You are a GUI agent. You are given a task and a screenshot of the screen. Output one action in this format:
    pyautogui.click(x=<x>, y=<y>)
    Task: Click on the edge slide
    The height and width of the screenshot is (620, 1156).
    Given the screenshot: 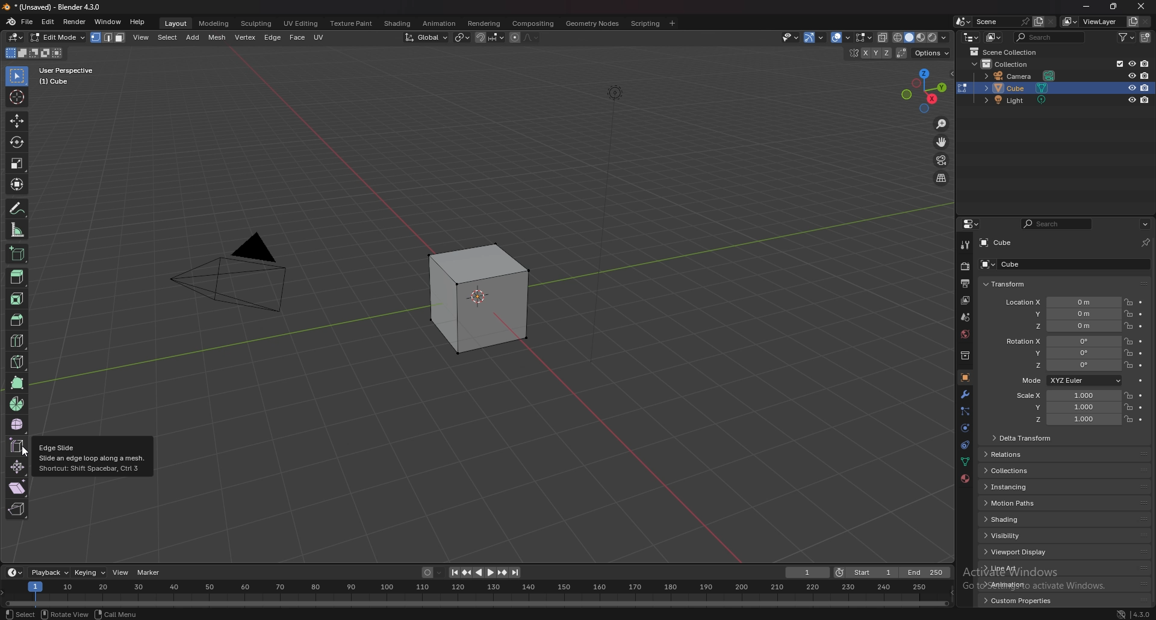 What is the action you would take?
    pyautogui.click(x=17, y=444)
    